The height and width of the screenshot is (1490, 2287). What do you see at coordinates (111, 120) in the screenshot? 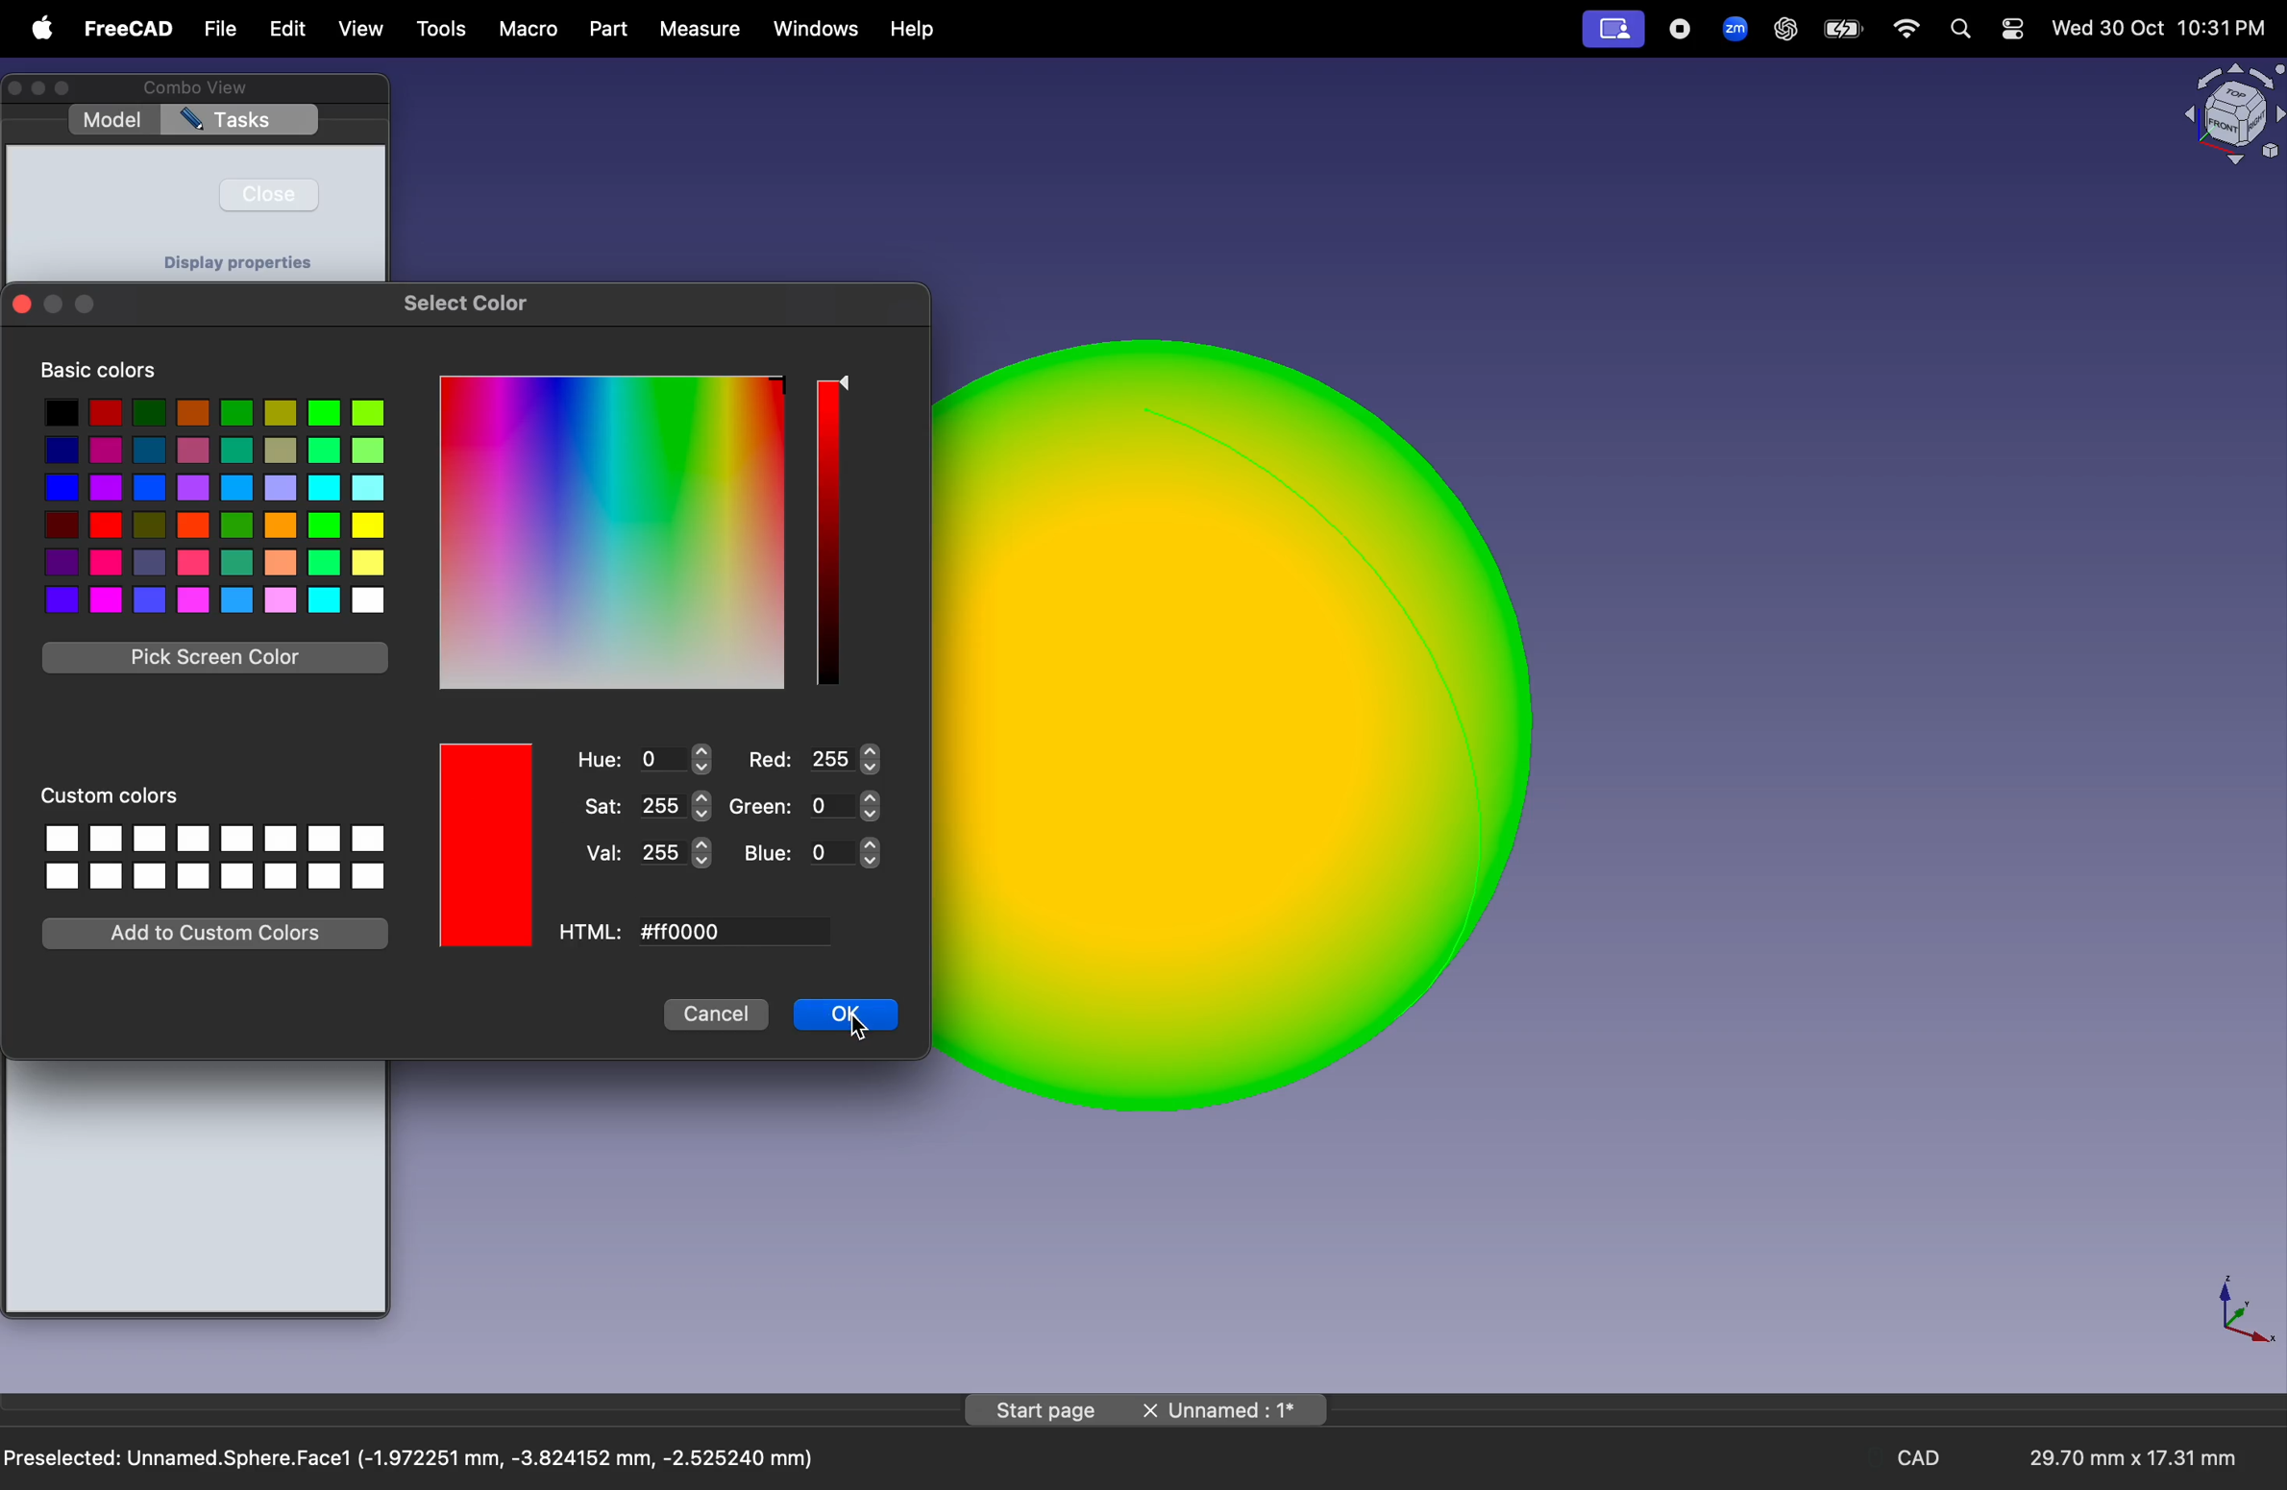
I see `model` at bounding box center [111, 120].